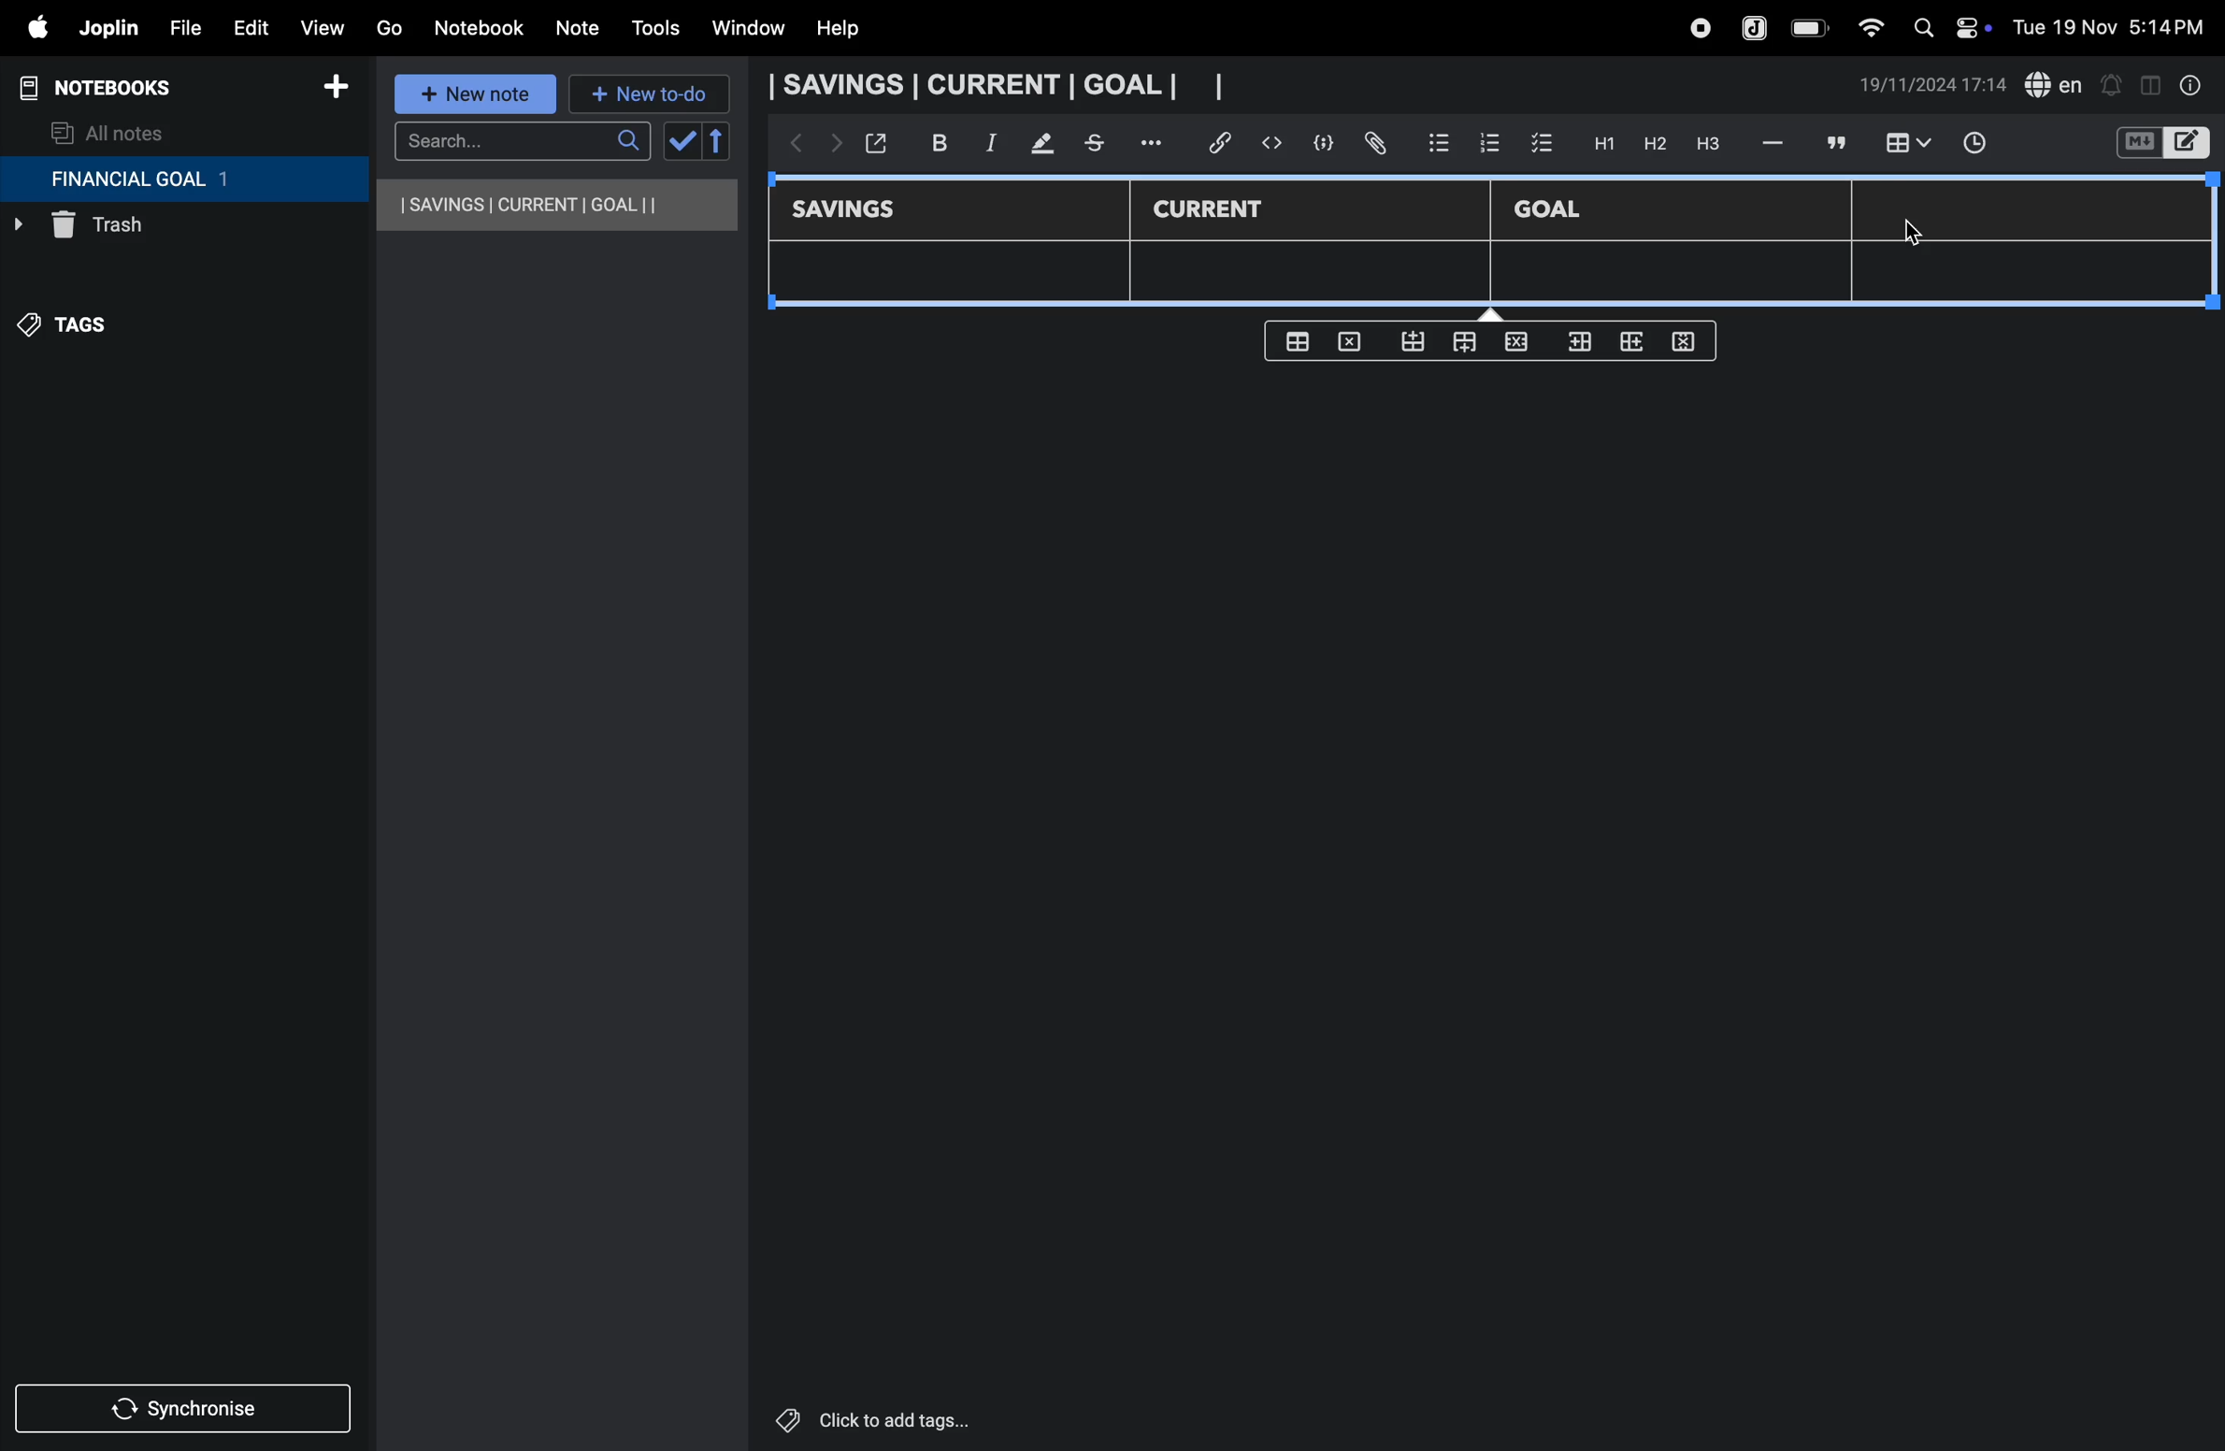 This screenshot has height=1451, width=2225. Describe the element at coordinates (746, 29) in the screenshot. I see `window` at that location.